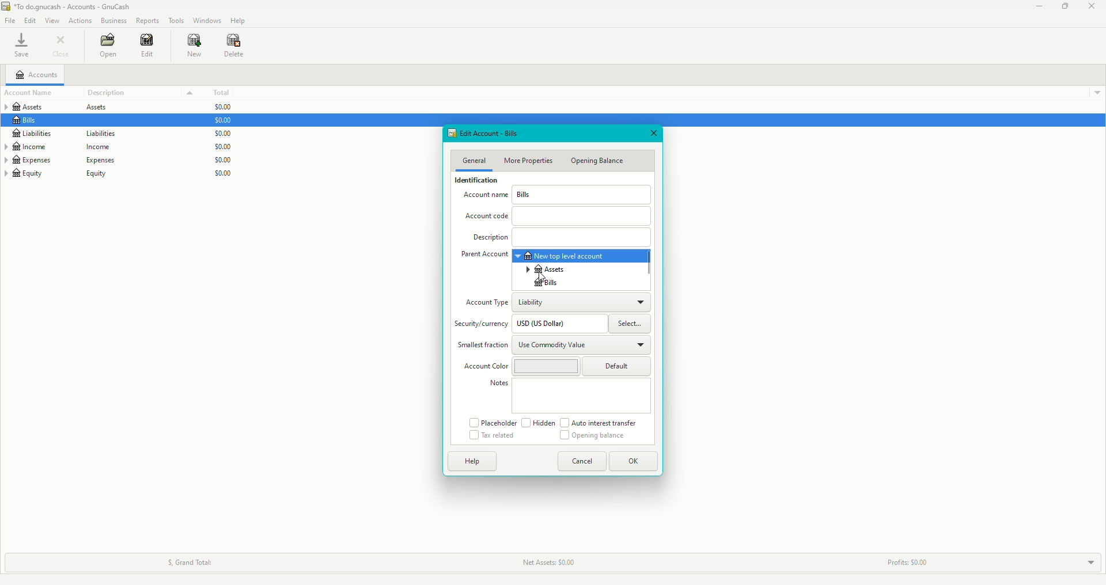 Image resolution: width=1106 pixels, height=585 pixels. Describe the element at coordinates (483, 324) in the screenshot. I see `Security/currency` at that location.